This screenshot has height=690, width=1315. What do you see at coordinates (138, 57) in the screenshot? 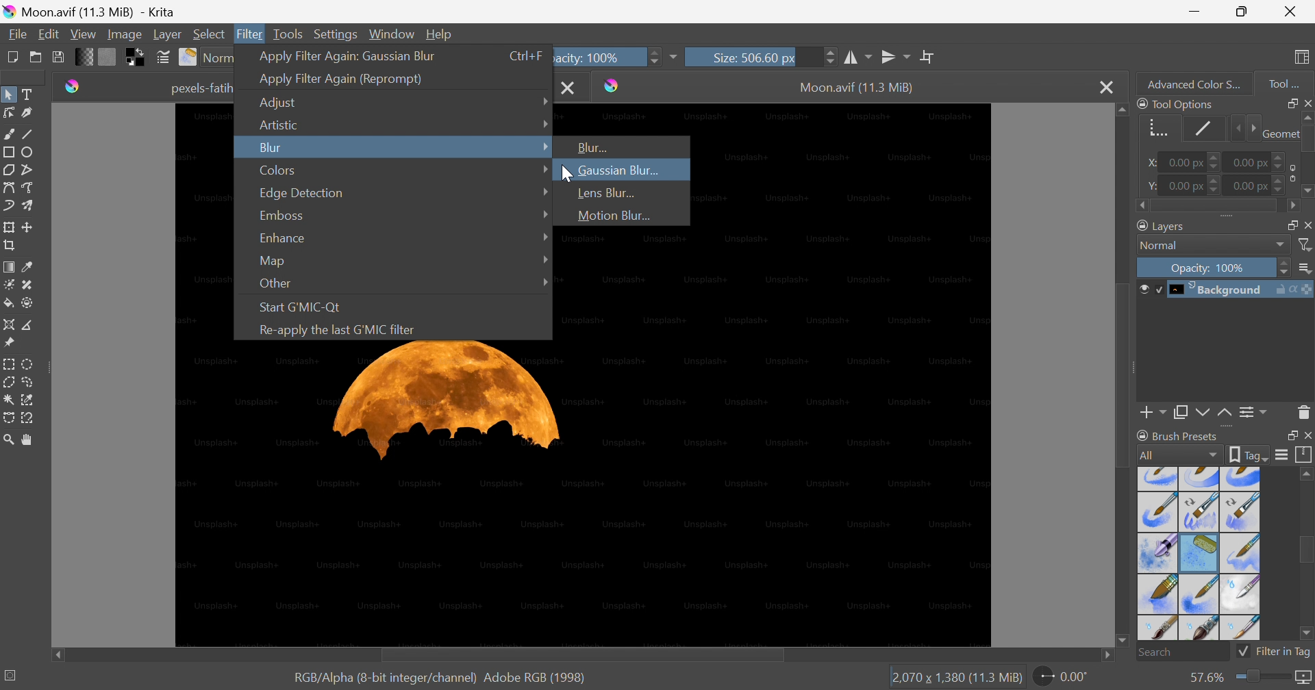
I see `Swap foreground and background colors` at bounding box center [138, 57].